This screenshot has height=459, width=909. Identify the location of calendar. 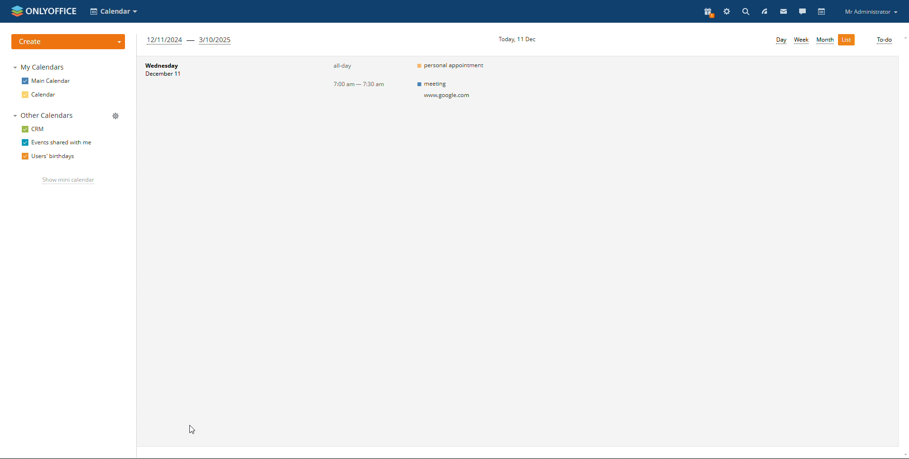
(822, 12).